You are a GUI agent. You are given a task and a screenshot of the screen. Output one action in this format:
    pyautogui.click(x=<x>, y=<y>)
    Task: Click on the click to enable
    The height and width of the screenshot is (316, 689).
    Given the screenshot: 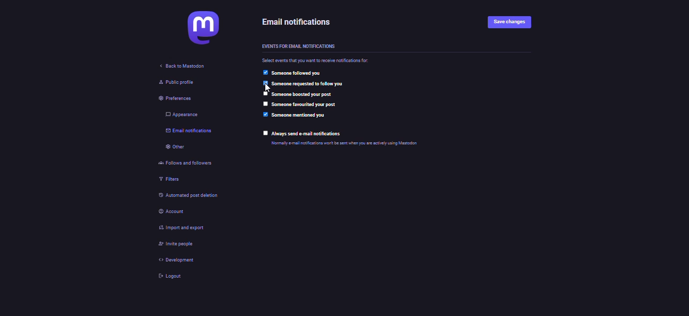 What is the action you would take?
    pyautogui.click(x=265, y=133)
    